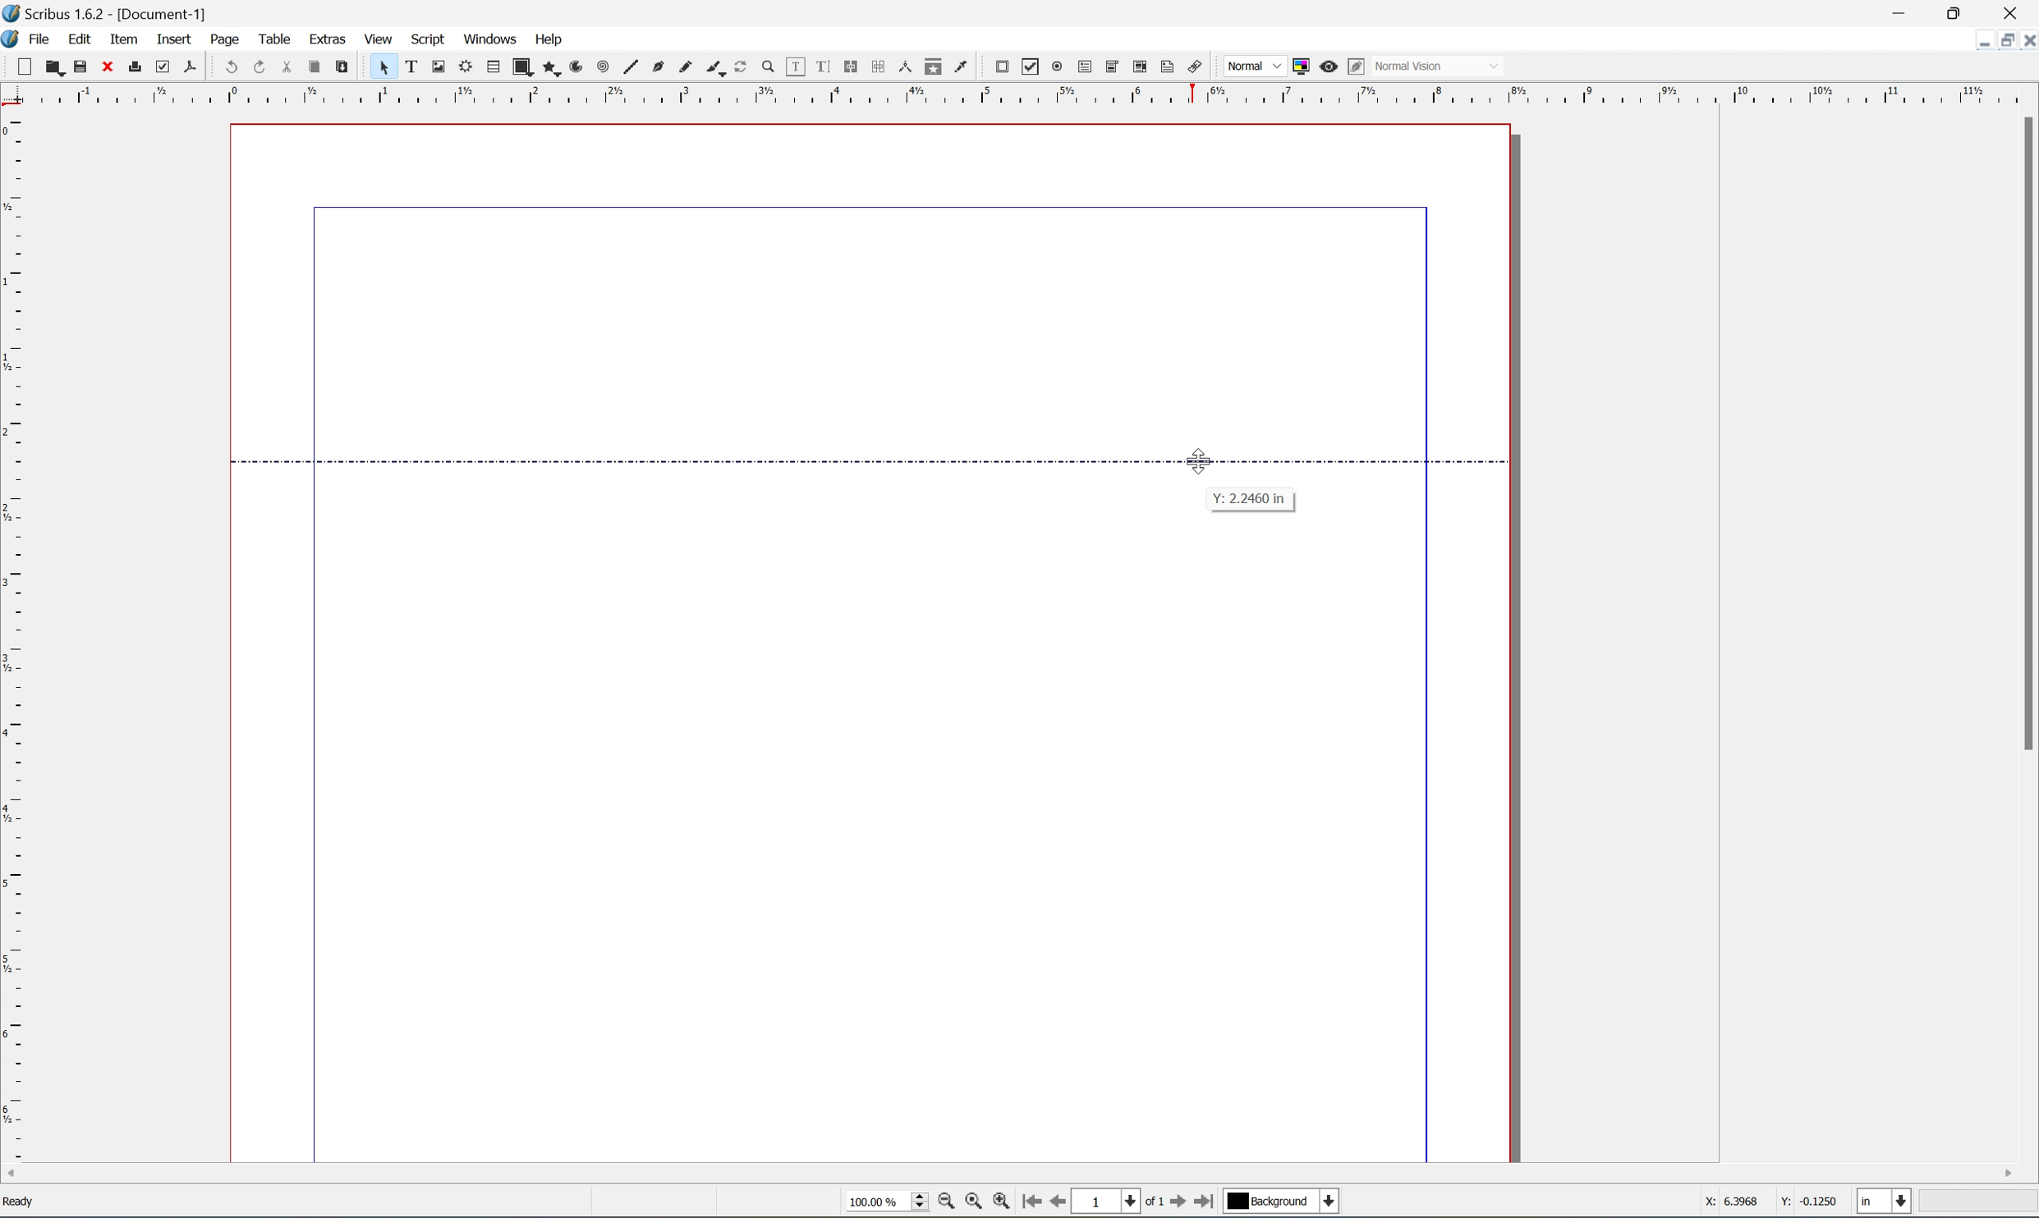  I want to click on pdf combo box, so click(1113, 69).